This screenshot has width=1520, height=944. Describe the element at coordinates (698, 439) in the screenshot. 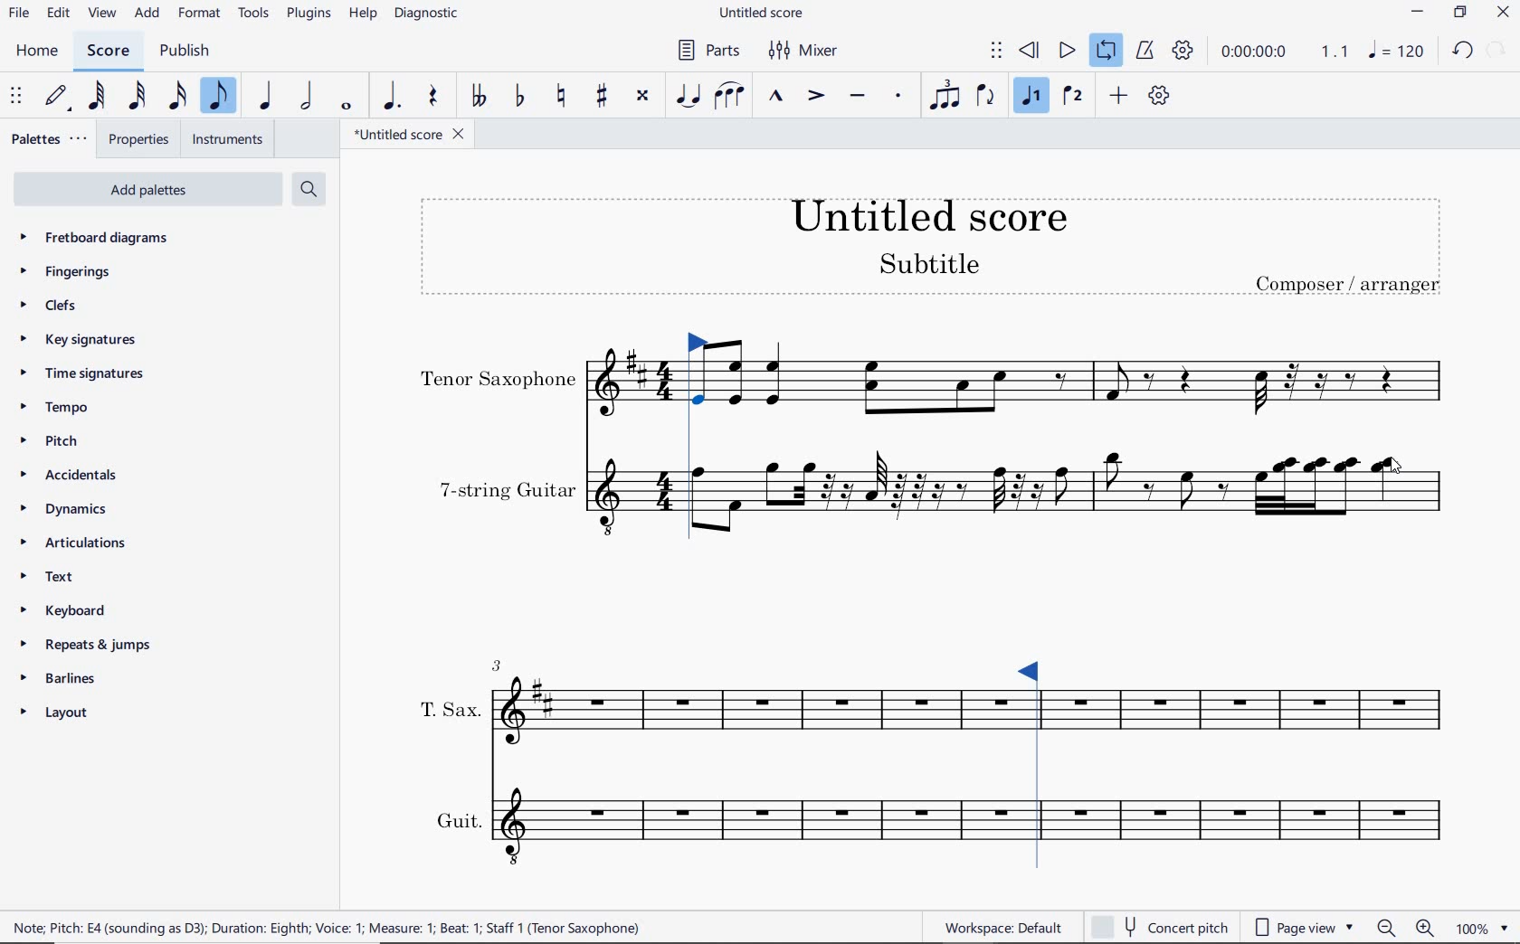

I see `Loop Market set left` at that location.